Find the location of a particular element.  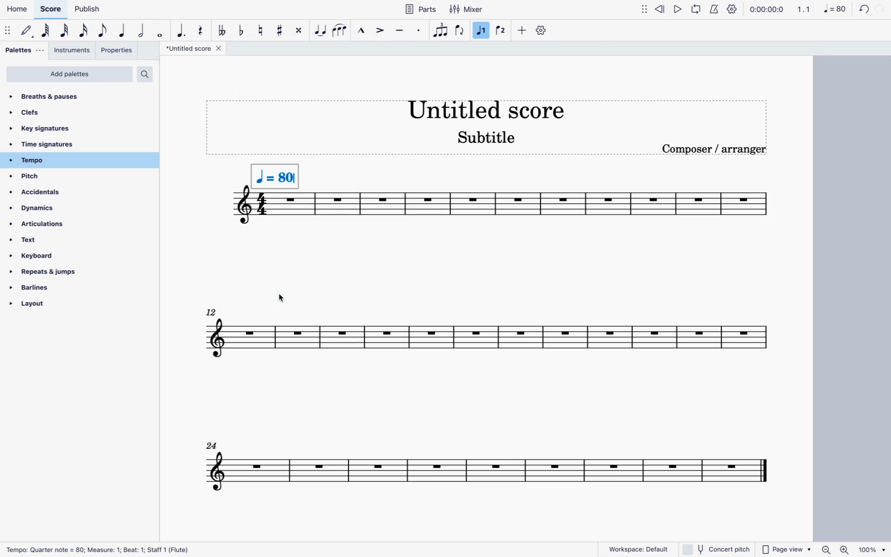

dynamics is located at coordinates (54, 209).